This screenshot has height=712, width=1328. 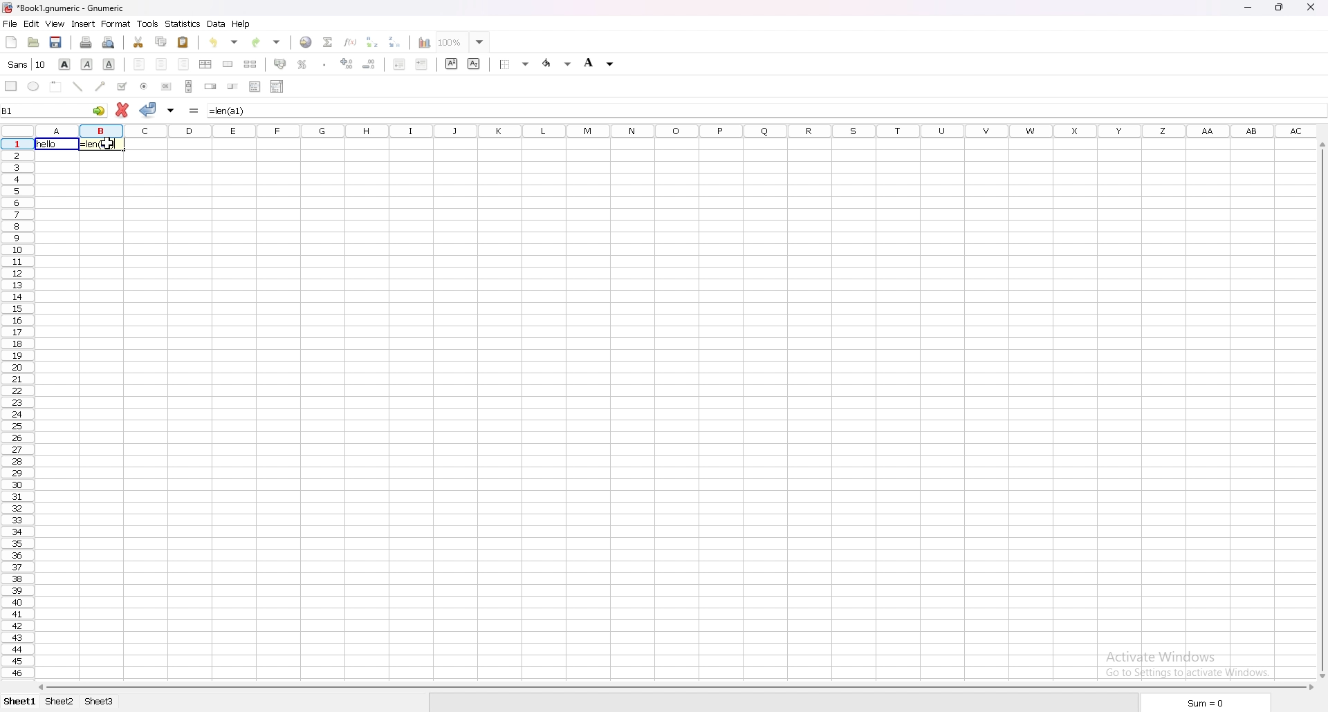 What do you see at coordinates (98, 702) in the screenshot?
I see `tab` at bounding box center [98, 702].